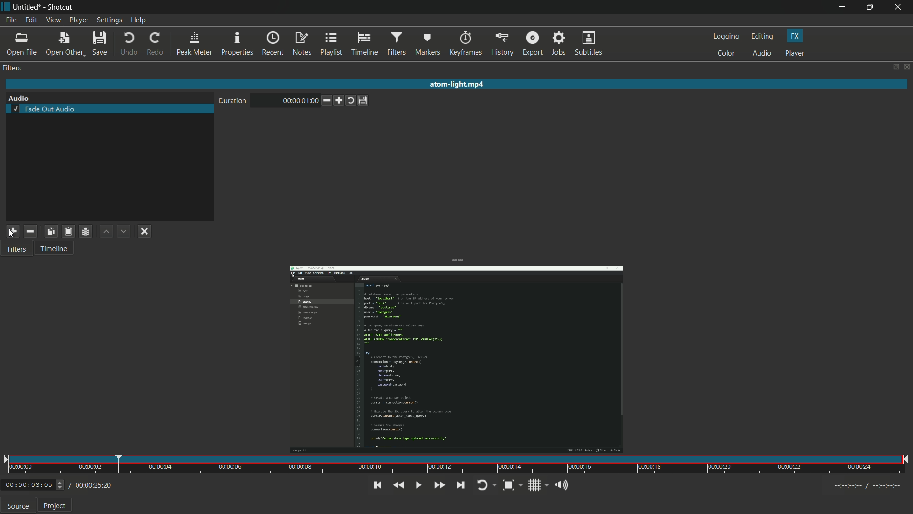 Image resolution: width=913 pixels, height=514 pixels. What do you see at coordinates (455, 358) in the screenshot?
I see `opened file` at bounding box center [455, 358].